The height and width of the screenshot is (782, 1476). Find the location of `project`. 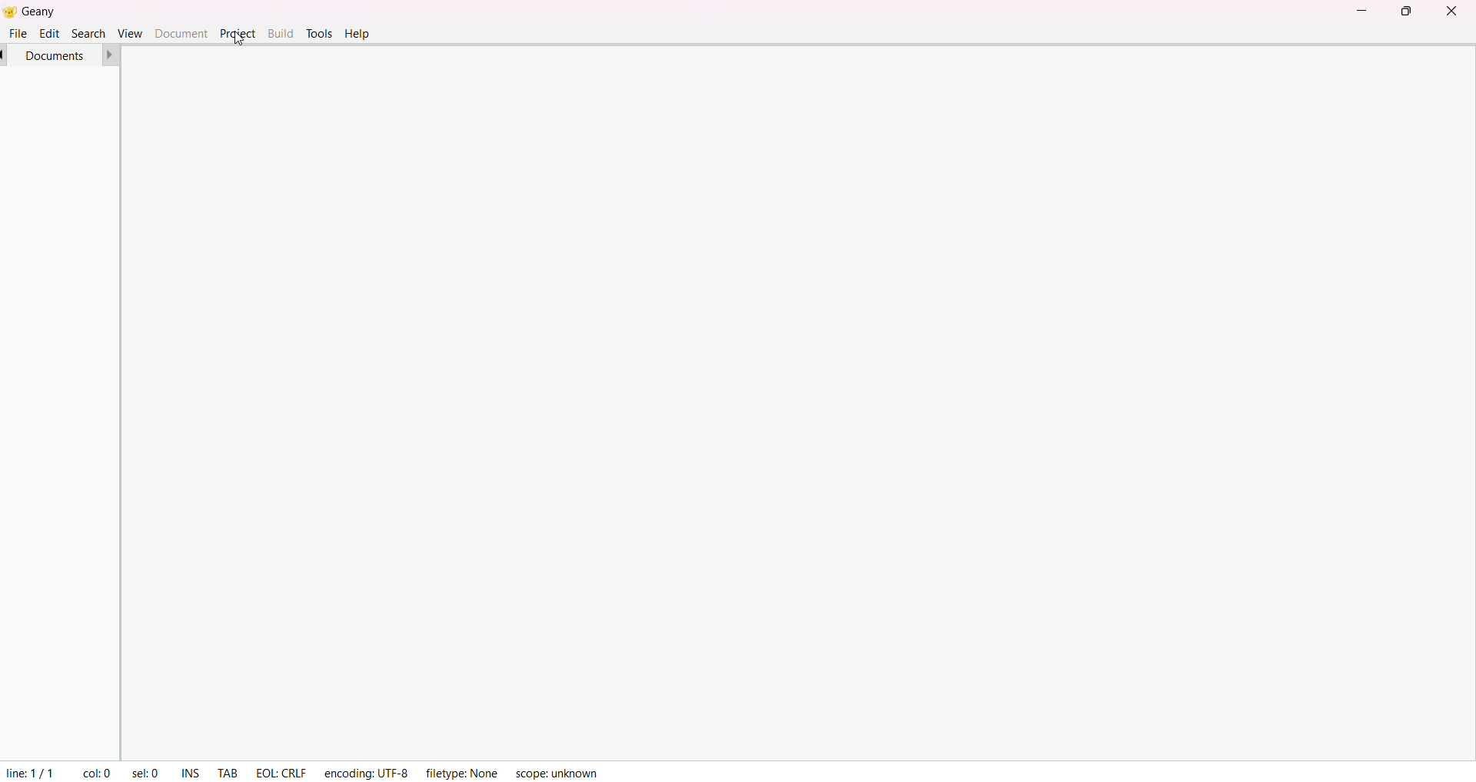

project is located at coordinates (238, 33).